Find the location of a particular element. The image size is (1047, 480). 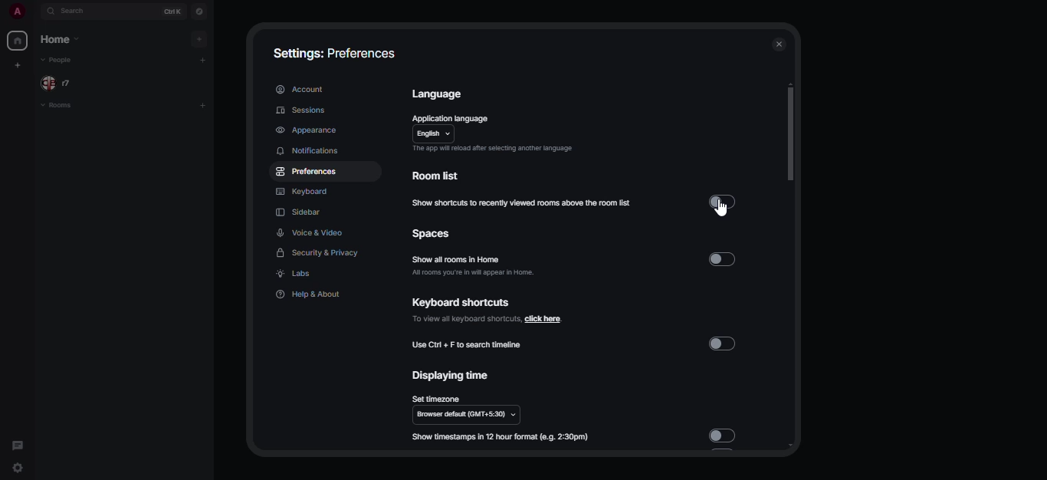

app will reload is located at coordinates (494, 149).